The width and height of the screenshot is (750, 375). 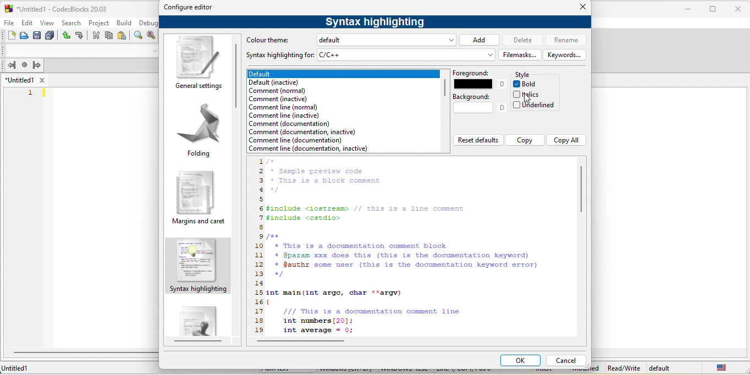 What do you see at coordinates (282, 91) in the screenshot?
I see `comment normal` at bounding box center [282, 91].